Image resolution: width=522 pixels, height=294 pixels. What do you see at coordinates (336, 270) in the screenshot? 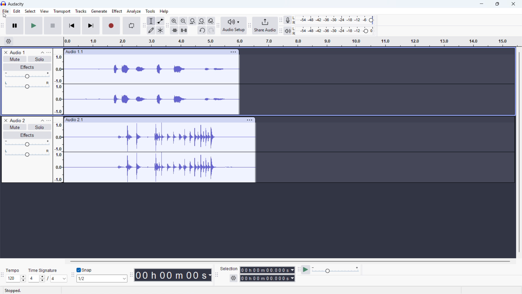
I see `Playback speed` at bounding box center [336, 270].